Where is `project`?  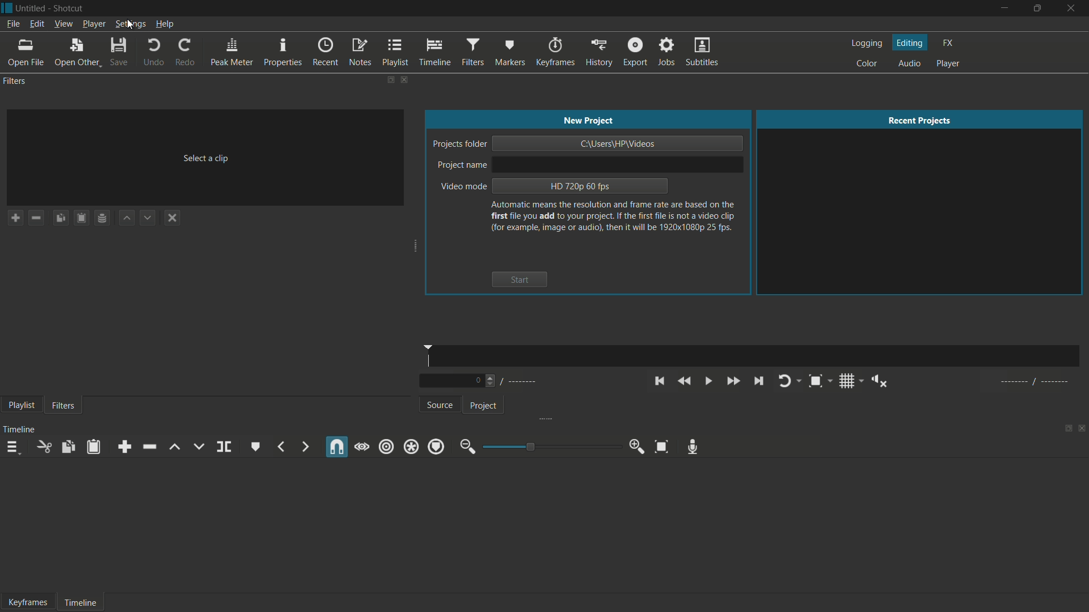 project is located at coordinates (483, 406).